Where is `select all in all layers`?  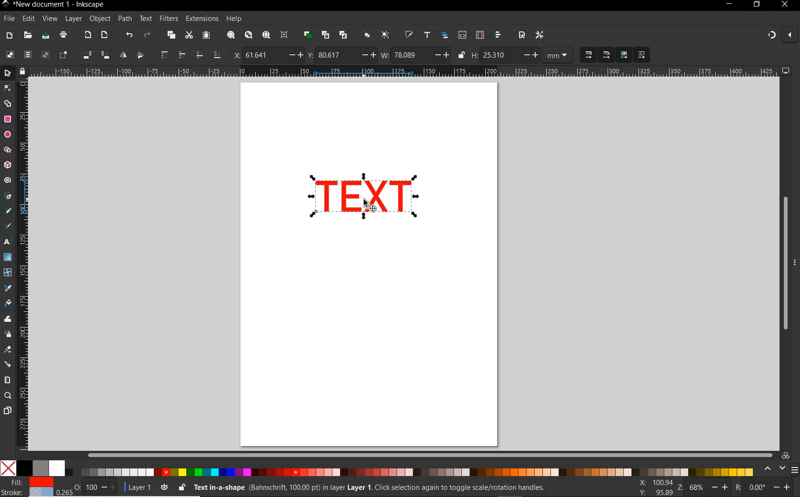
select all in all layers is located at coordinates (28, 55).